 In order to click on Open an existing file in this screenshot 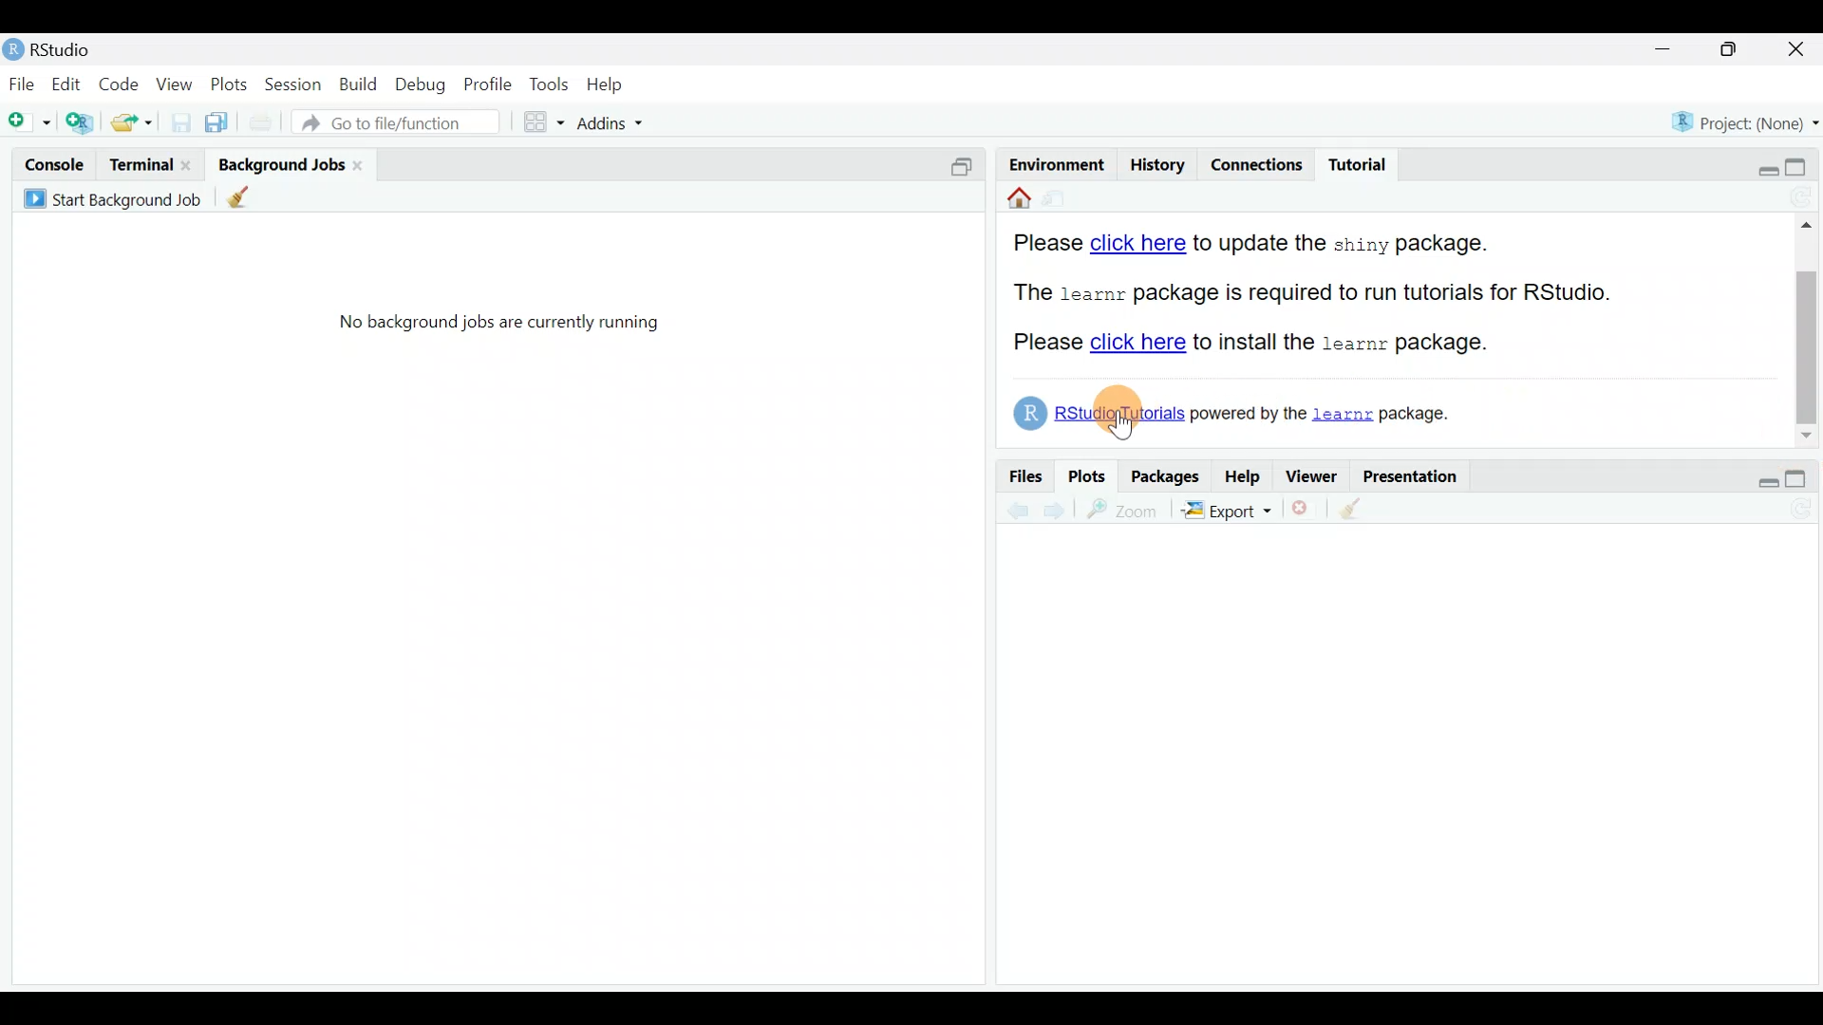, I will do `click(132, 121)`.